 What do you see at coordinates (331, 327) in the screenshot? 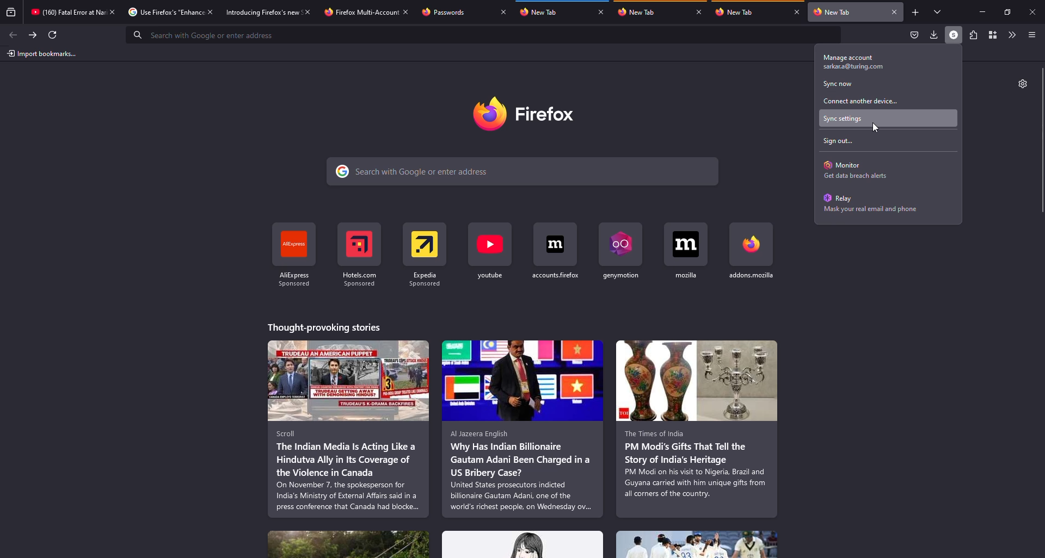
I see `stories` at bounding box center [331, 327].